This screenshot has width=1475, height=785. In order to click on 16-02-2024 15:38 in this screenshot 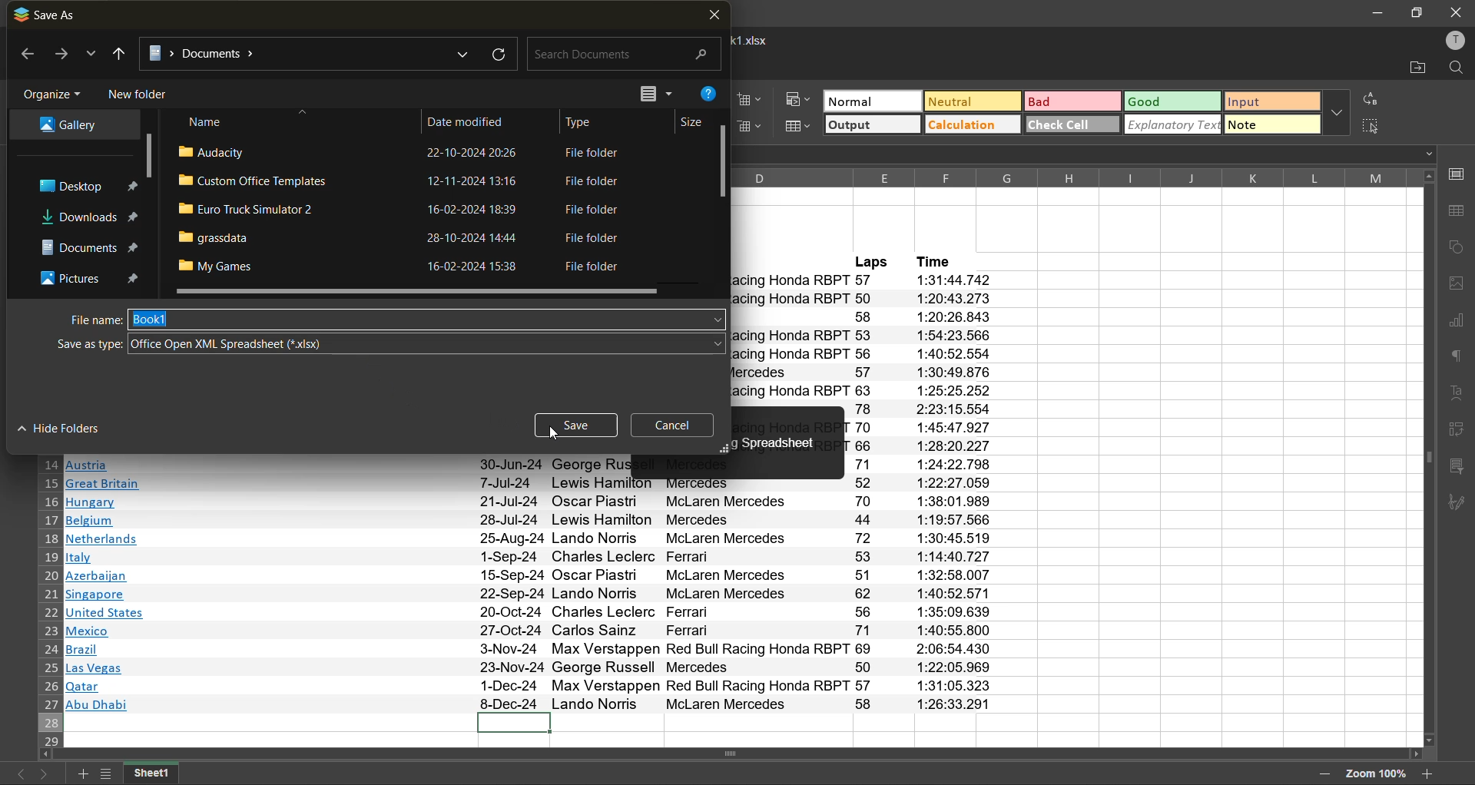, I will do `click(465, 267)`.